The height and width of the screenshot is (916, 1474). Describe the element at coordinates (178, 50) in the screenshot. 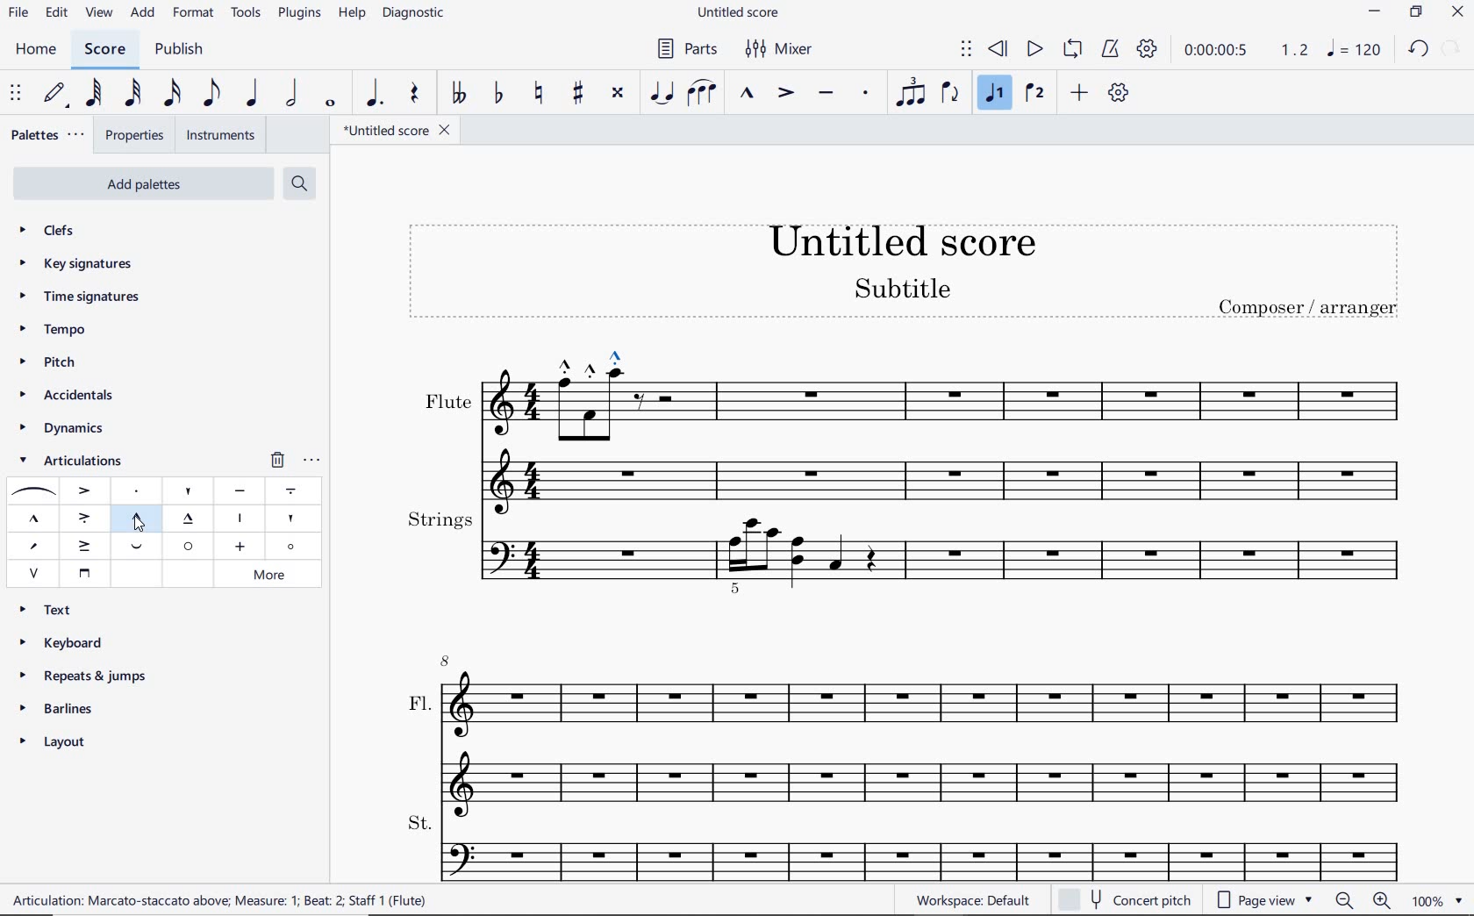

I see `publish` at that location.